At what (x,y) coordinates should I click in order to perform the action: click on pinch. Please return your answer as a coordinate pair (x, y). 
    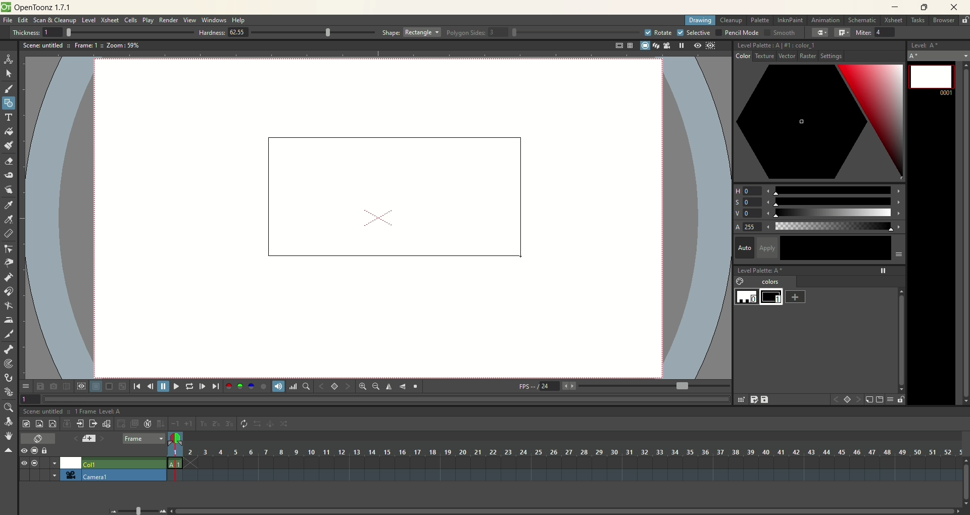
    Looking at the image, I should click on (9, 263).